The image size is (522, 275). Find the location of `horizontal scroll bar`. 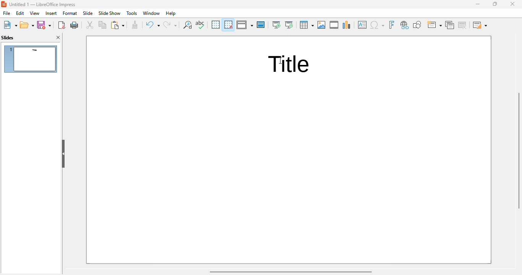

horizontal scroll bar is located at coordinates (291, 272).